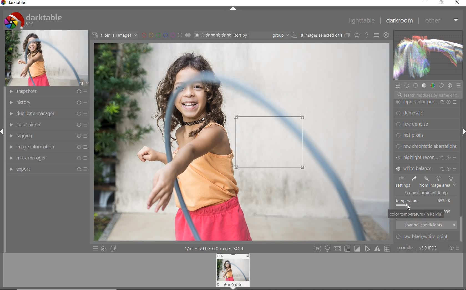  I want to click on CHANNEL COEFFICIENTS, so click(427, 225).